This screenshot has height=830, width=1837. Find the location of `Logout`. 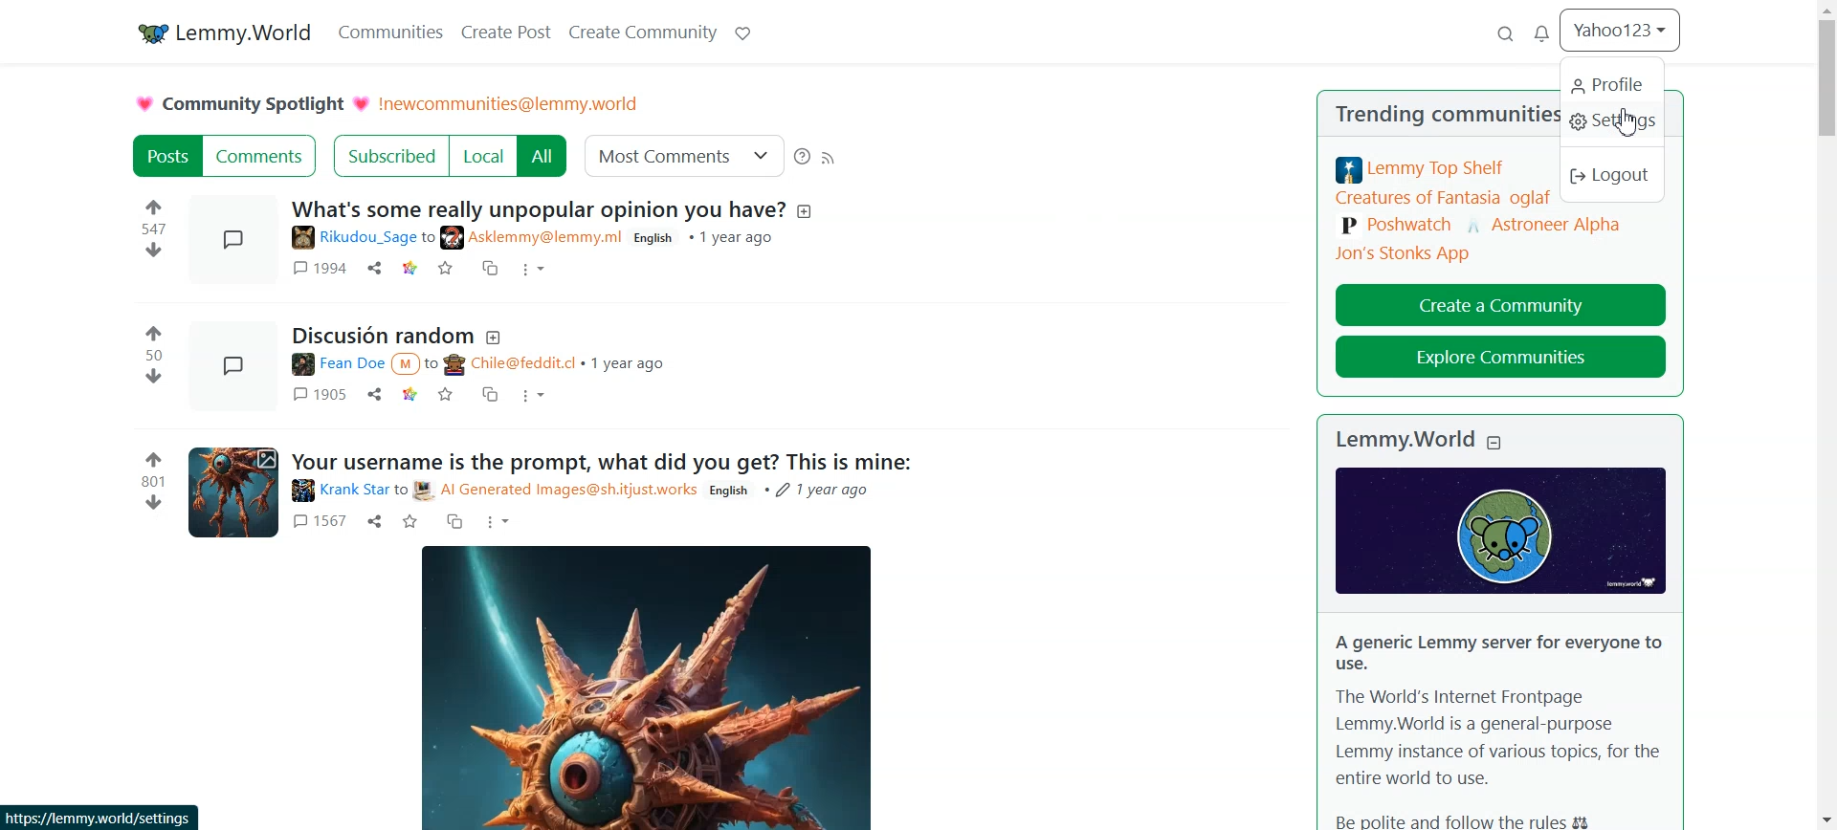

Logout is located at coordinates (1613, 178).